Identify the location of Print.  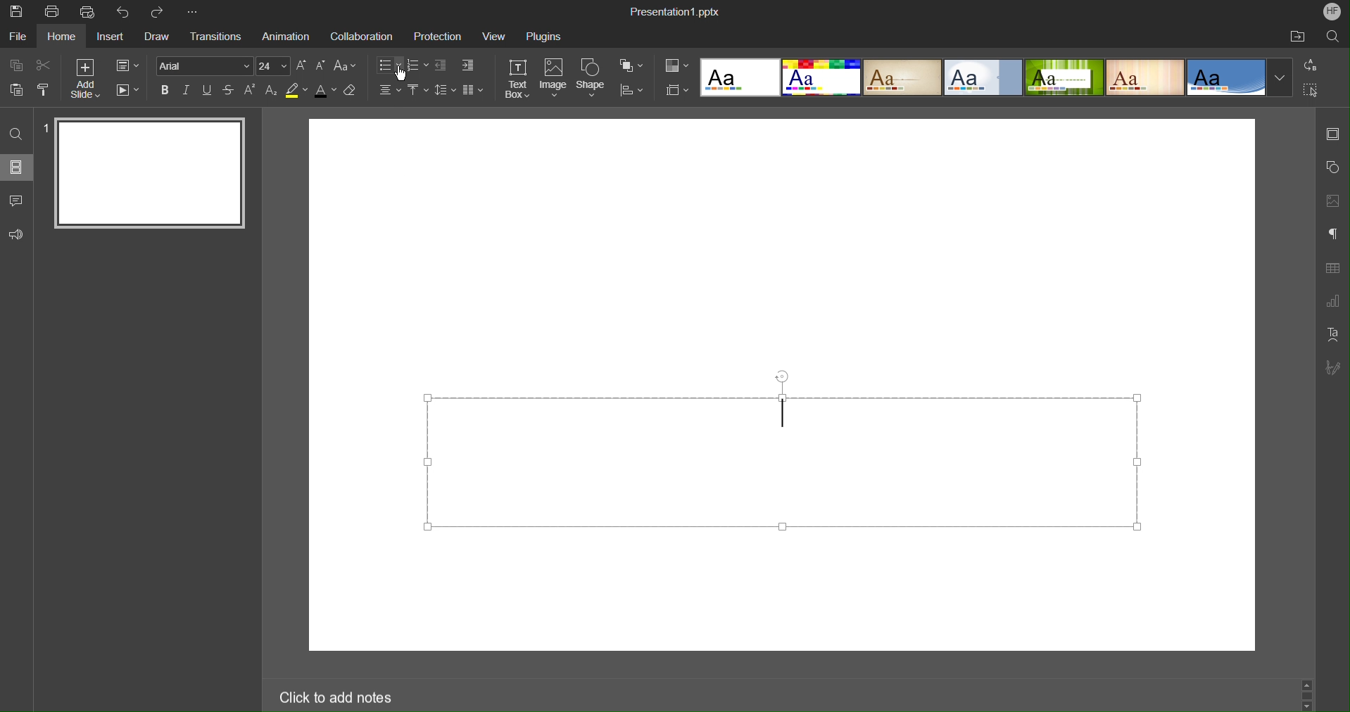
(52, 12).